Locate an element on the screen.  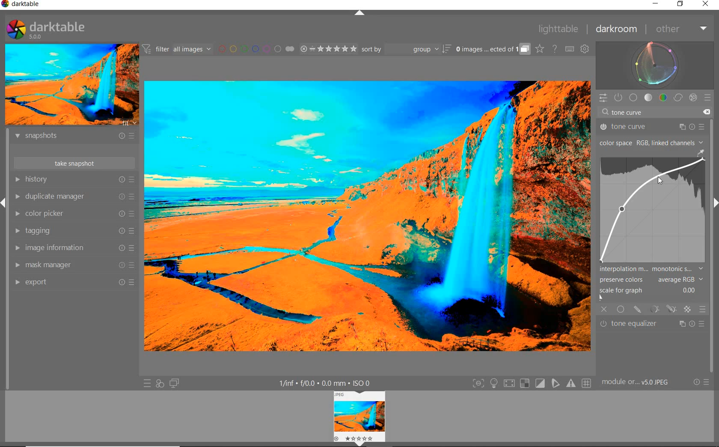
tone is located at coordinates (648, 98).